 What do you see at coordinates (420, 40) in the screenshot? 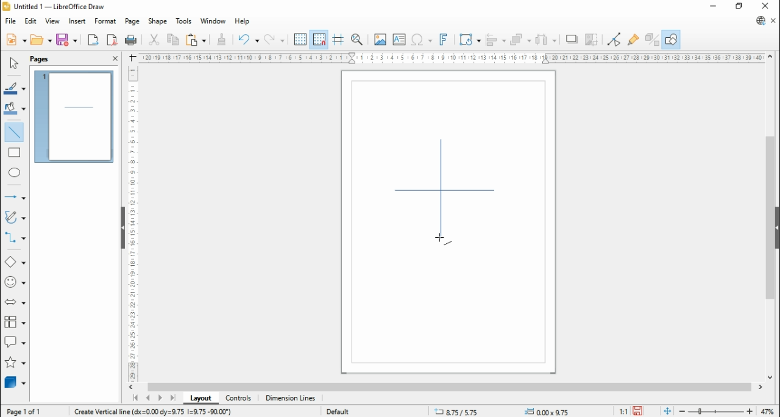
I see `insert special character` at bounding box center [420, 40].